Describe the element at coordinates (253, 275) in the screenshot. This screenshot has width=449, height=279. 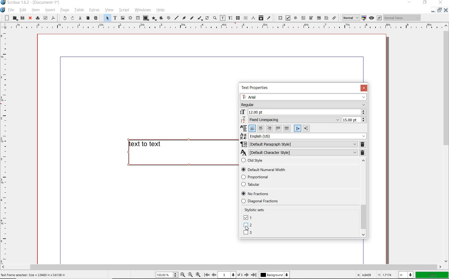
I see `Last page` at that location.